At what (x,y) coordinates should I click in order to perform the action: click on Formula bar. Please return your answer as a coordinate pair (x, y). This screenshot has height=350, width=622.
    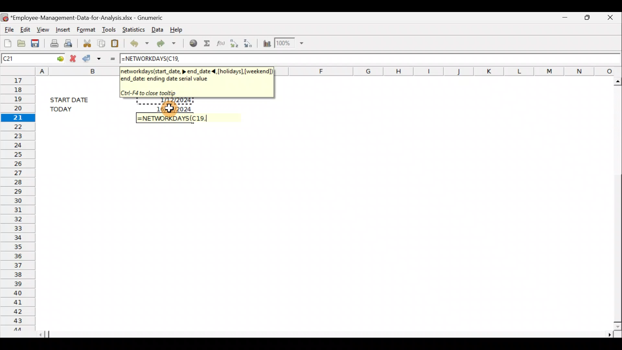
    Looking at the image, I should click on (401, 58).